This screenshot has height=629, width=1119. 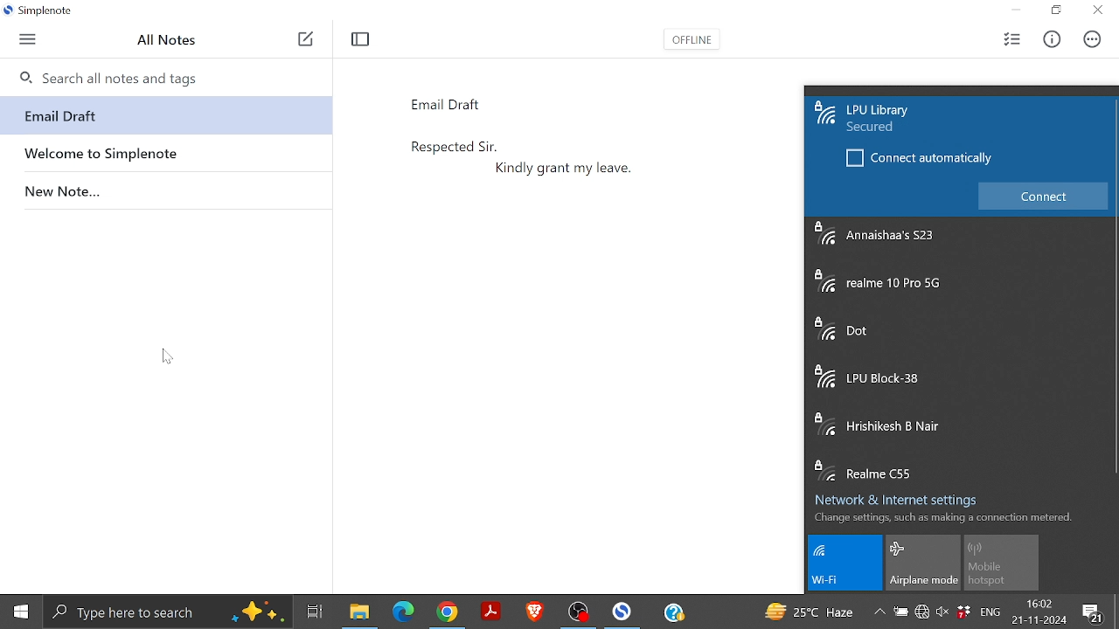 What do you see at coordinates (810, 612) in the screenshot?
I see `Weather` at bounding box center [810, 612].